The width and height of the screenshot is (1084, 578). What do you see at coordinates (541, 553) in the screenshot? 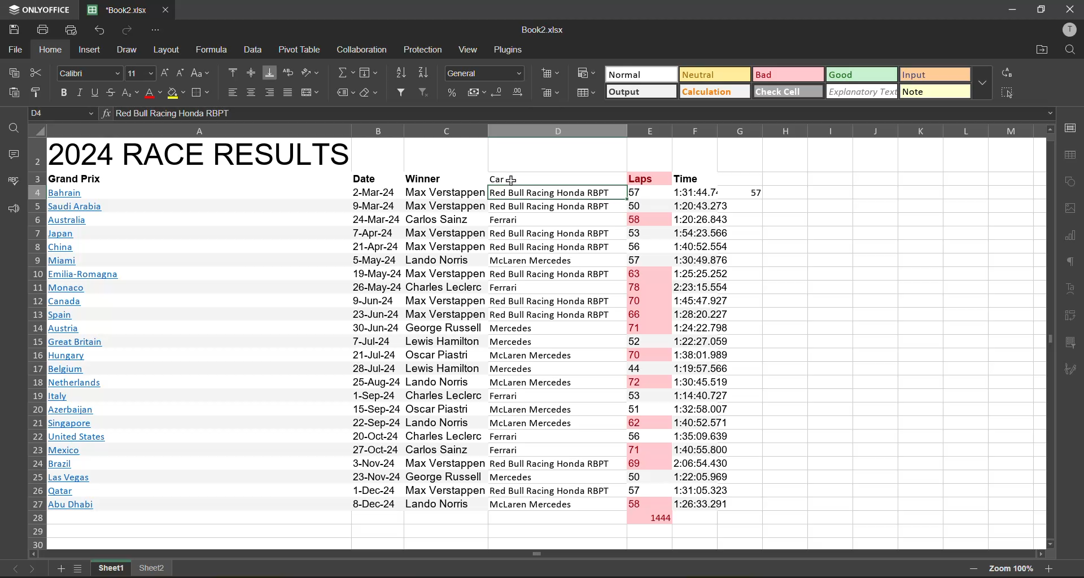
I see `Horizontal scroll` at bounding box center [541, 553].